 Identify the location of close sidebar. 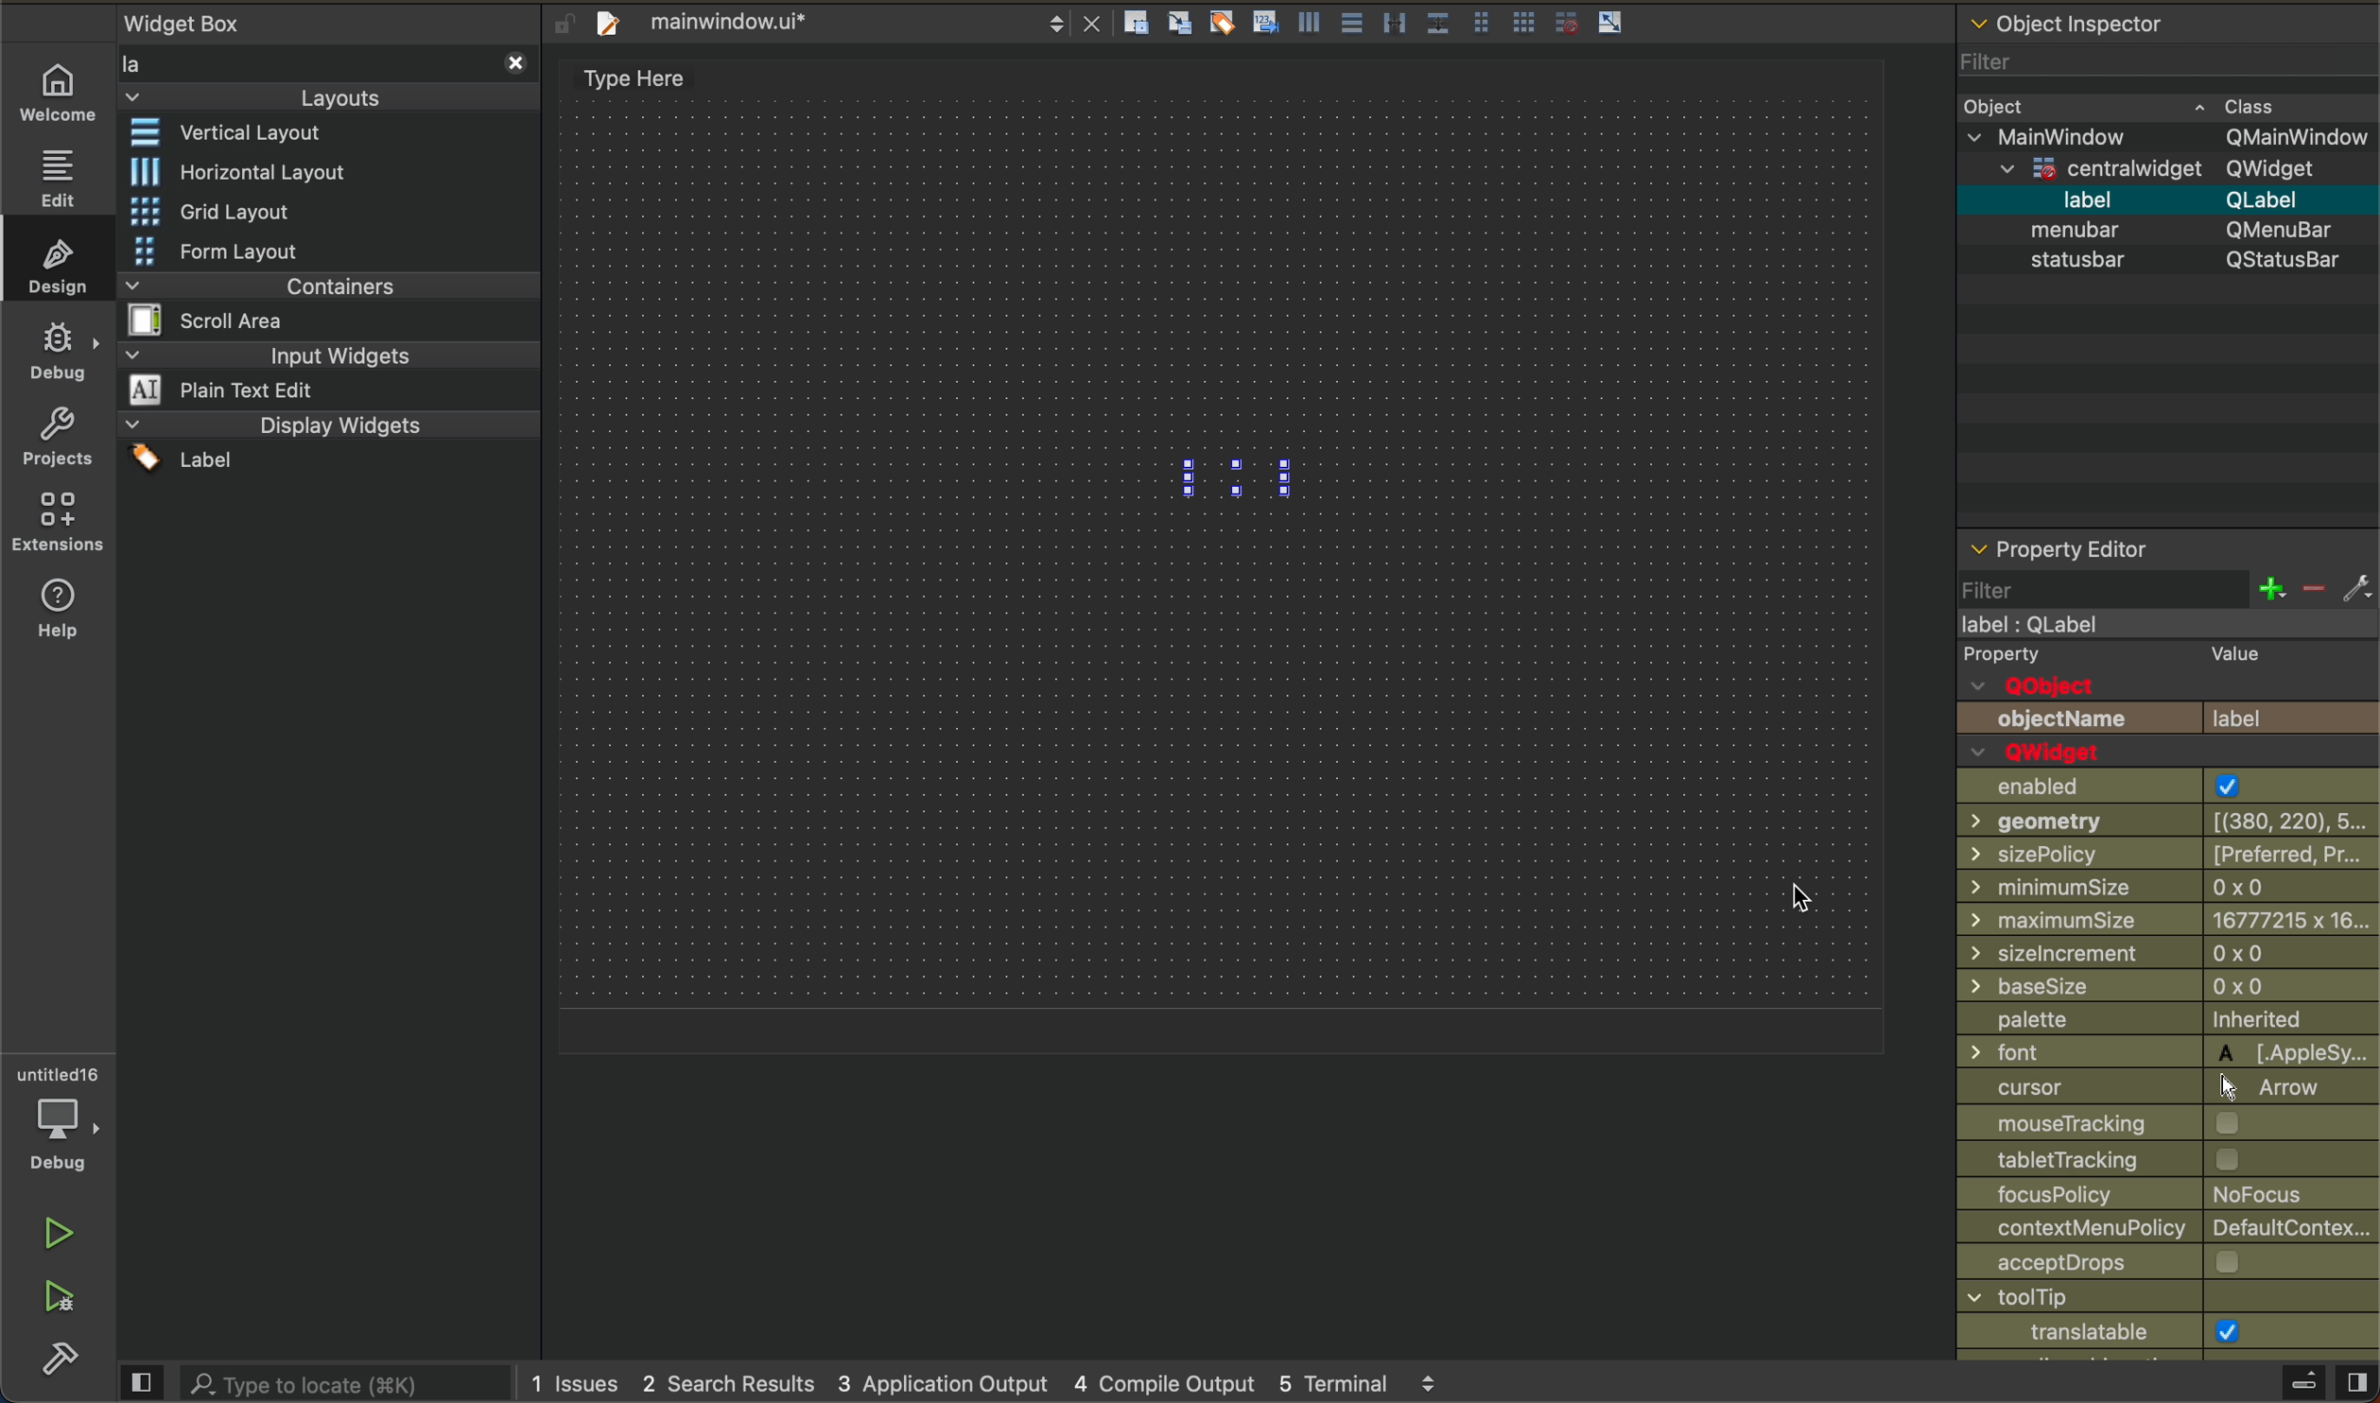
(2312, 1382).